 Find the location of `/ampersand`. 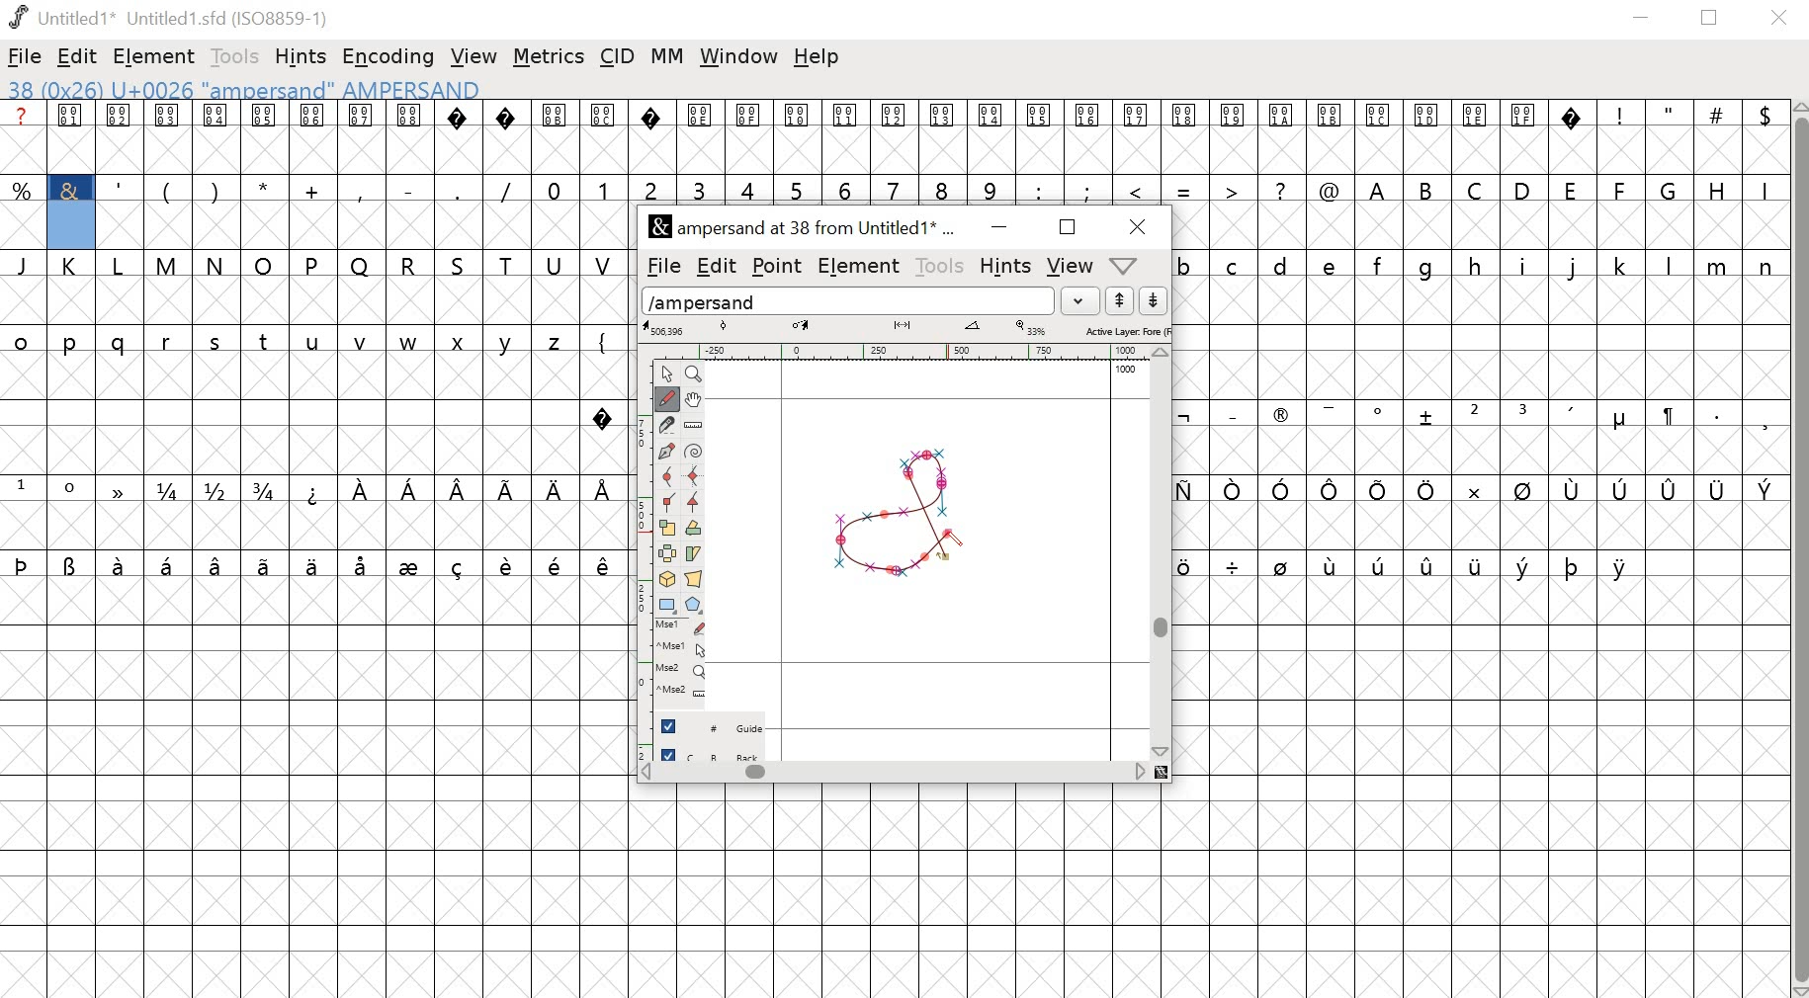

/ampersand is located at coordinates (849, 298).